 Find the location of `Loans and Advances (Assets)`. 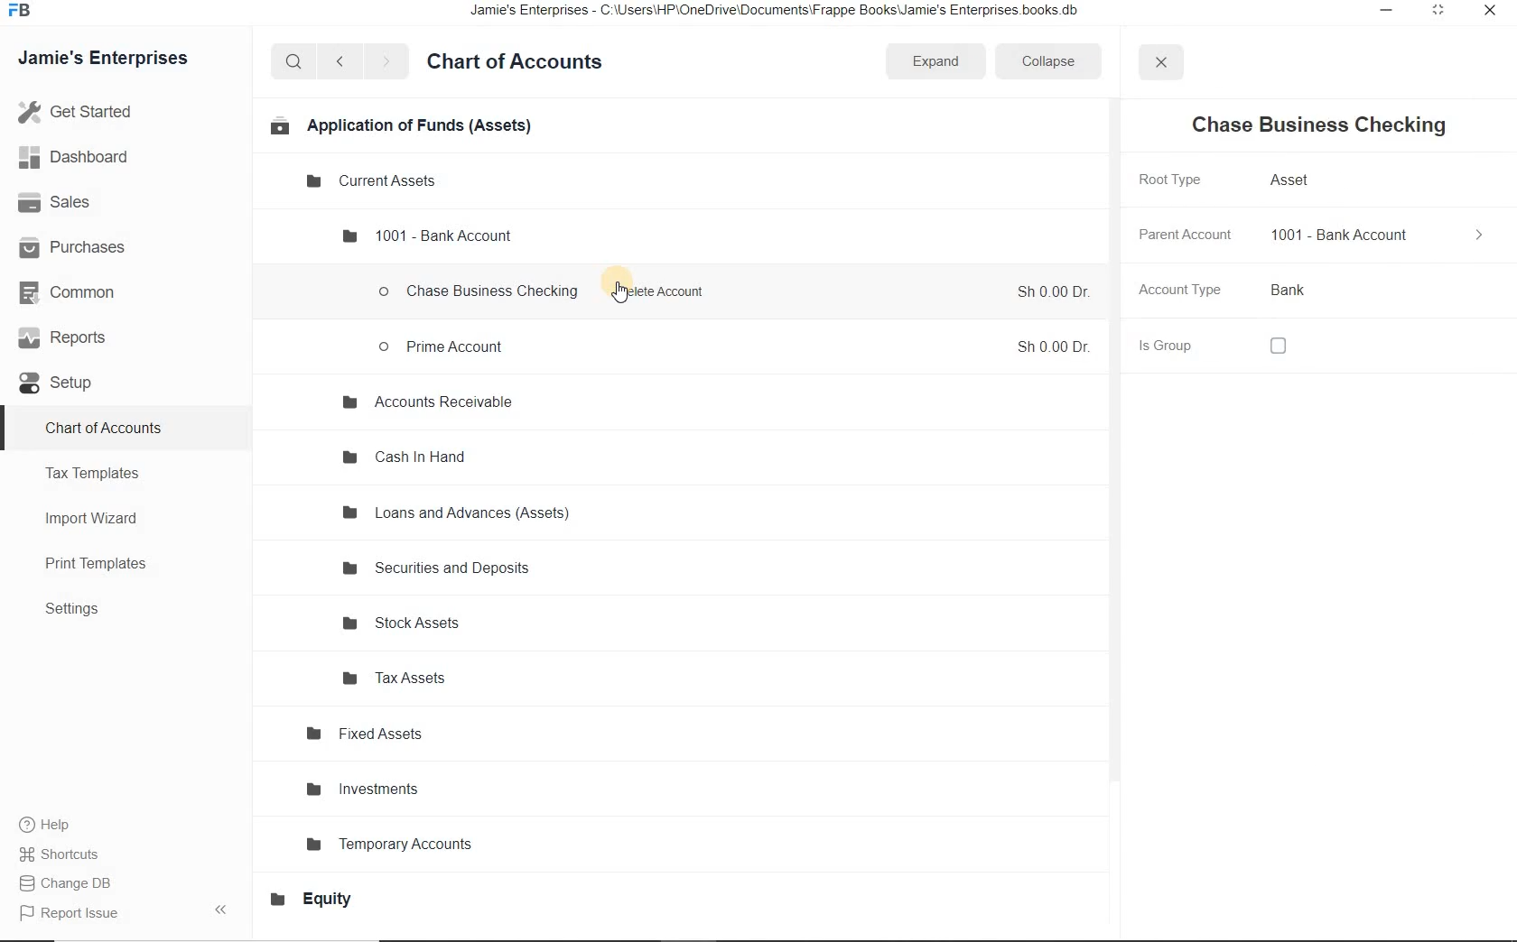

Loans and Advances (Assets) is located at coordinates (457, 513).